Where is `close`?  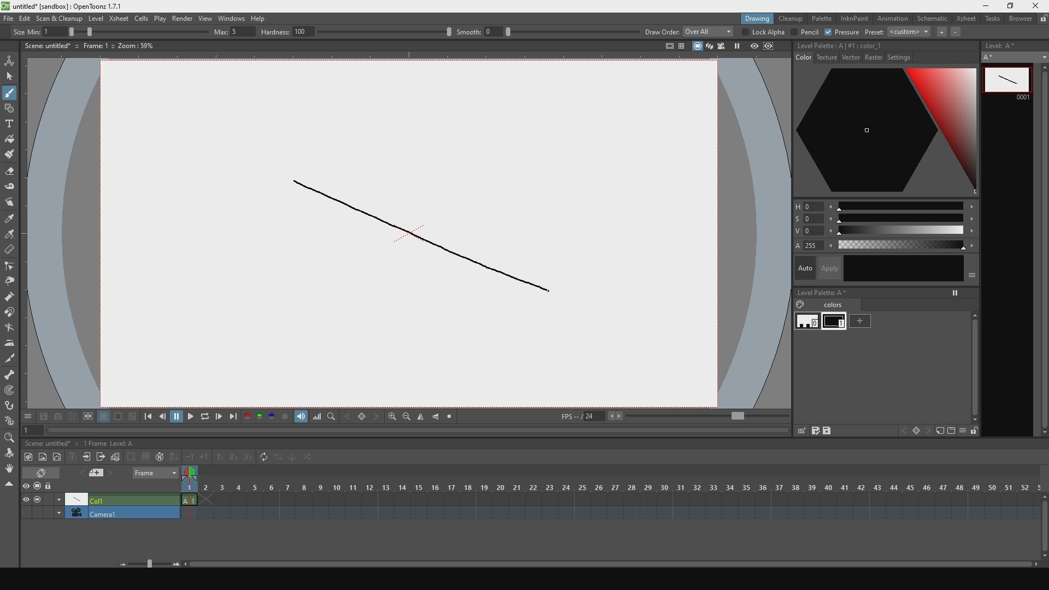 close is located at coordinates (10, 484).